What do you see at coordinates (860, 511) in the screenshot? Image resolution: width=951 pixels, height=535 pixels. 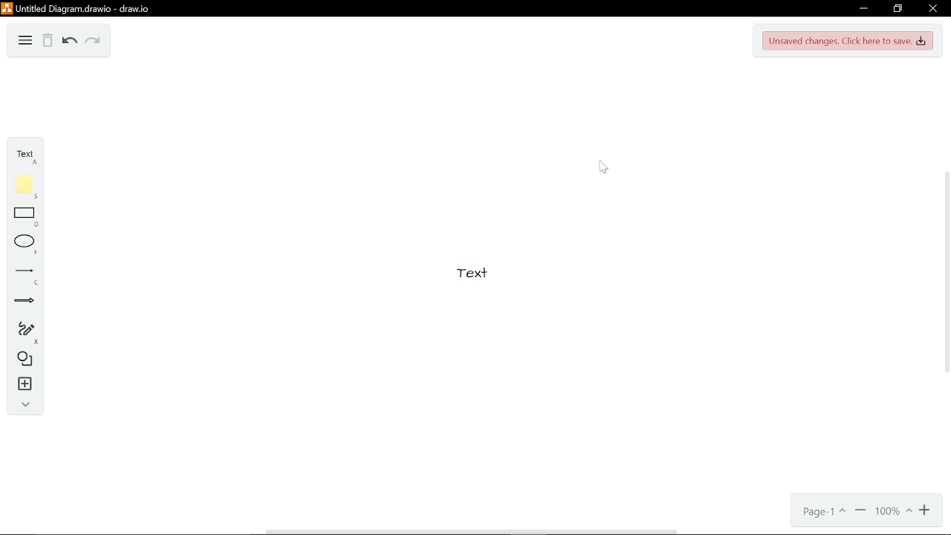 I see `Zoom out` at bounding box center [860, 511].